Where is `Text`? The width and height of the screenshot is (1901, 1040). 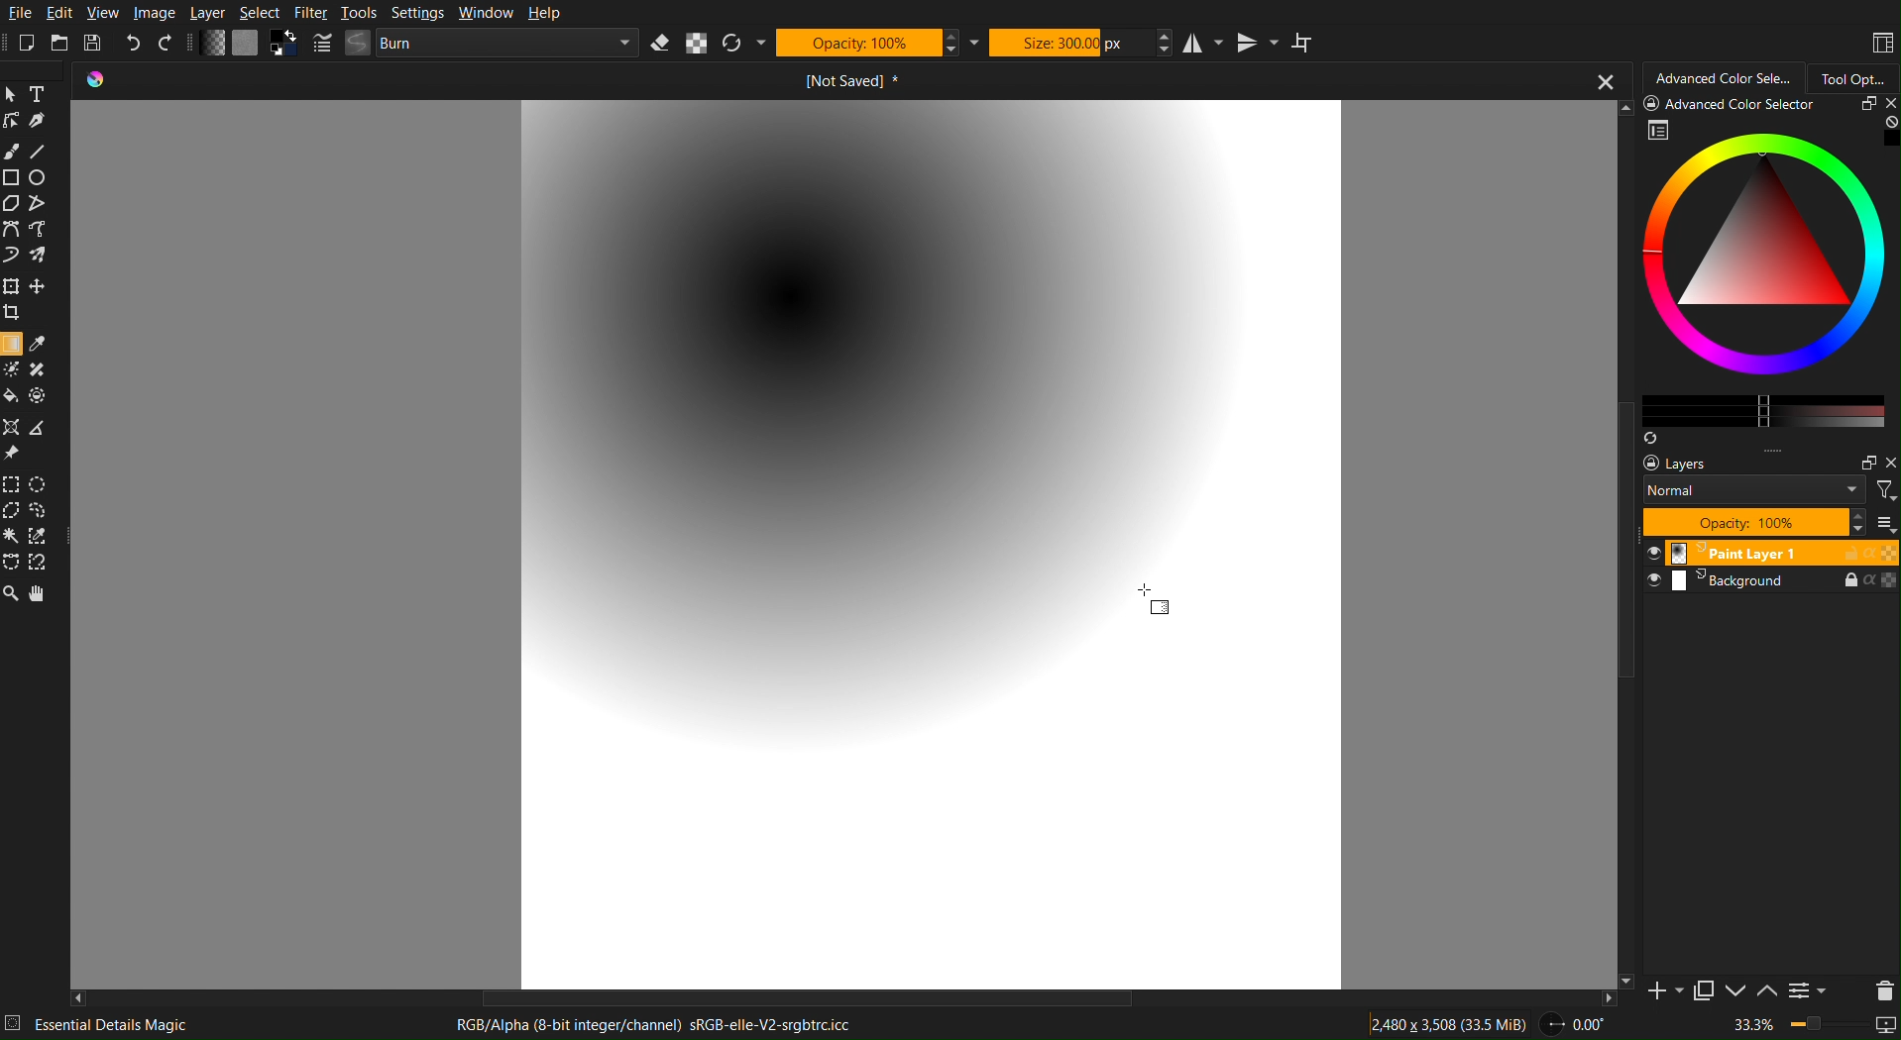 Text is located at coordinates (43, 94).